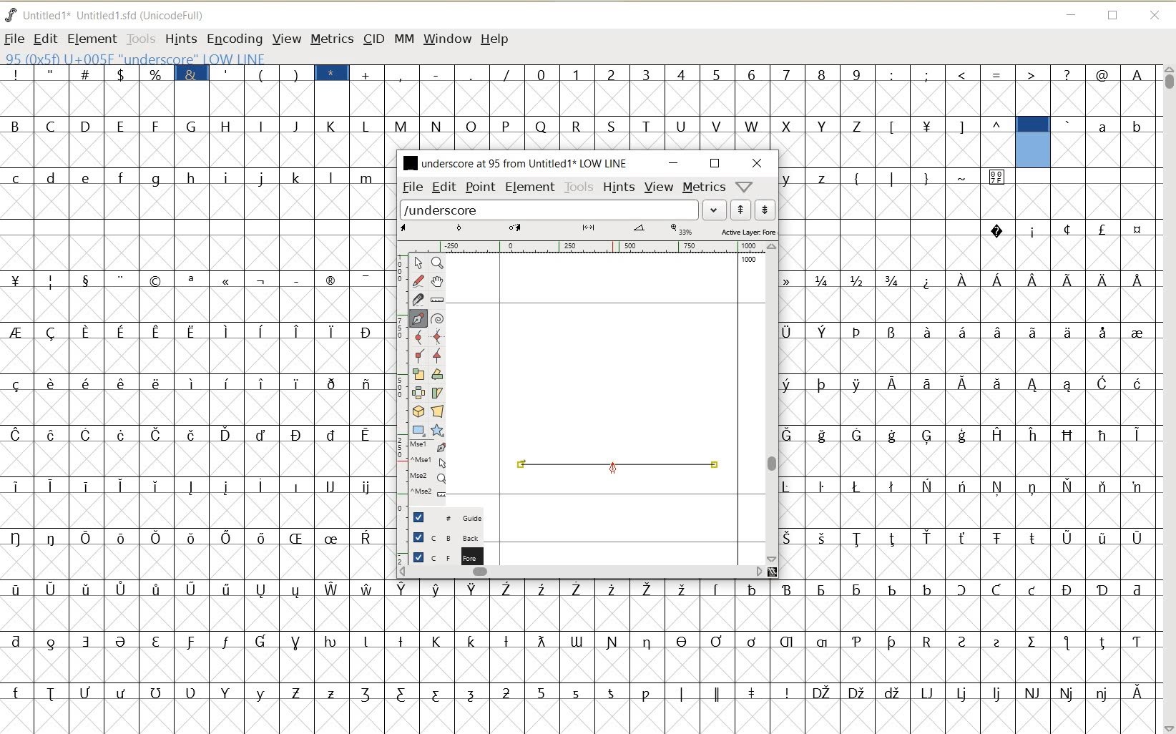 The height and width of the screenshot is (734, 1176). I want to click on SCROLLBAR, so click(1167, 399).